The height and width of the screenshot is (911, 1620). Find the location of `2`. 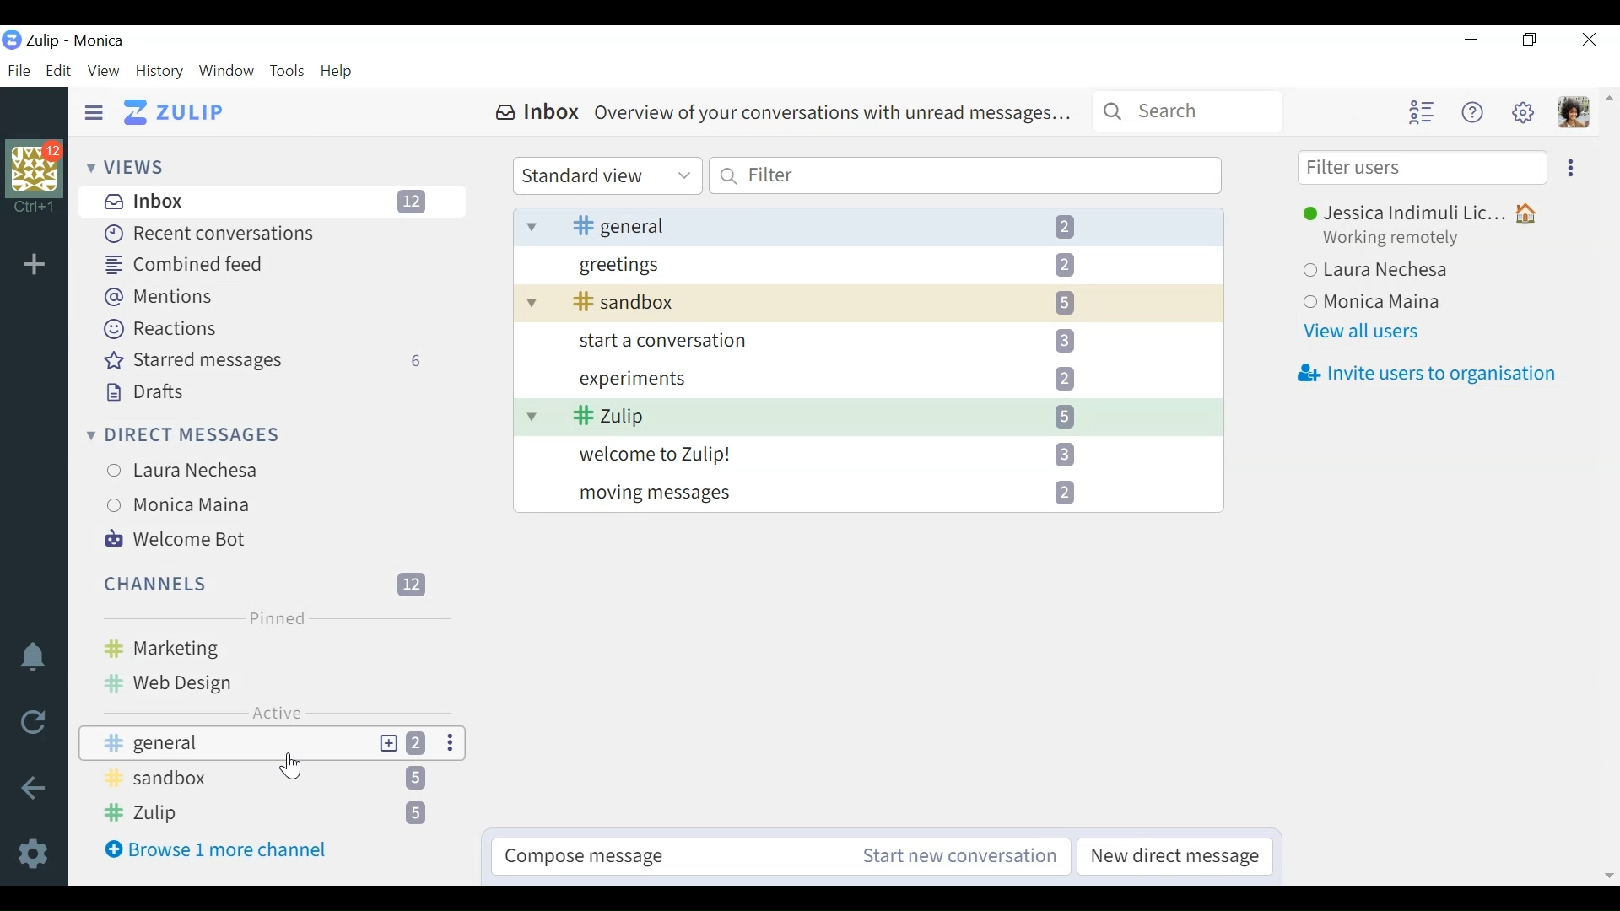

2 is located at coordinates (421, 743).